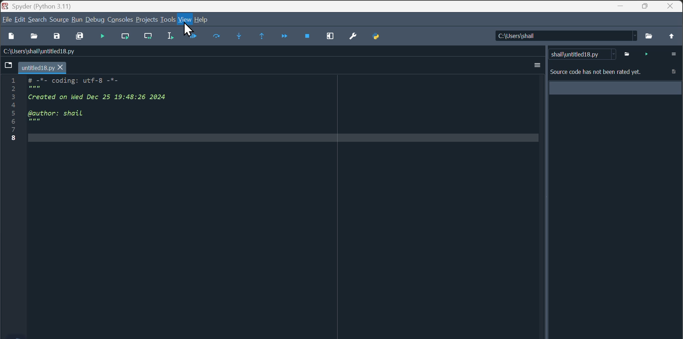 Image resolution: width=683 pixels, height=339 pixels. I want to click on Run selection, so click(173, 38).